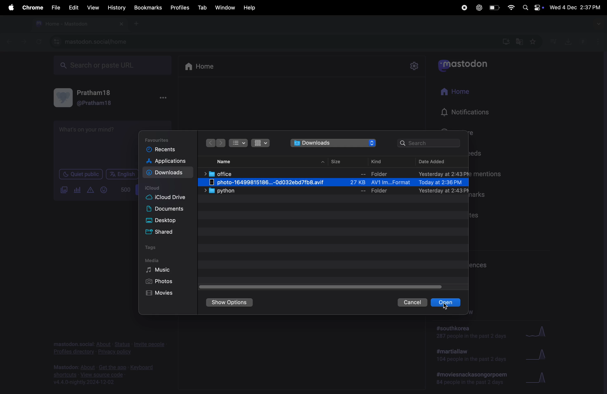 The image size is (607, 394). What do you see at coordinates (154, 188) in the screenshot?
I see `icloud` at bounding box center [154, 188].